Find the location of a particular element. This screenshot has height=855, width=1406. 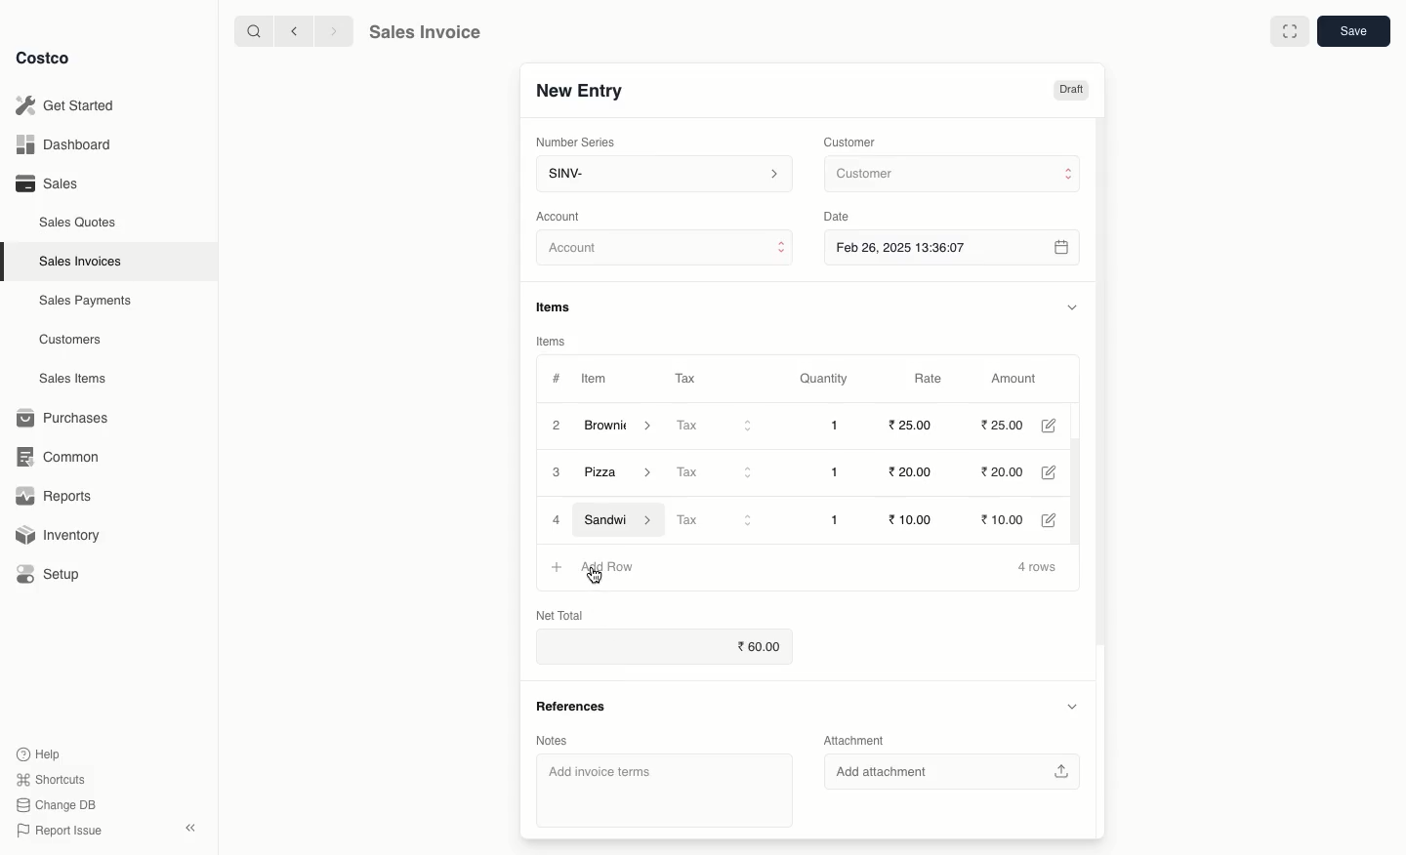

60.00 is located at coordinates (763, 647).